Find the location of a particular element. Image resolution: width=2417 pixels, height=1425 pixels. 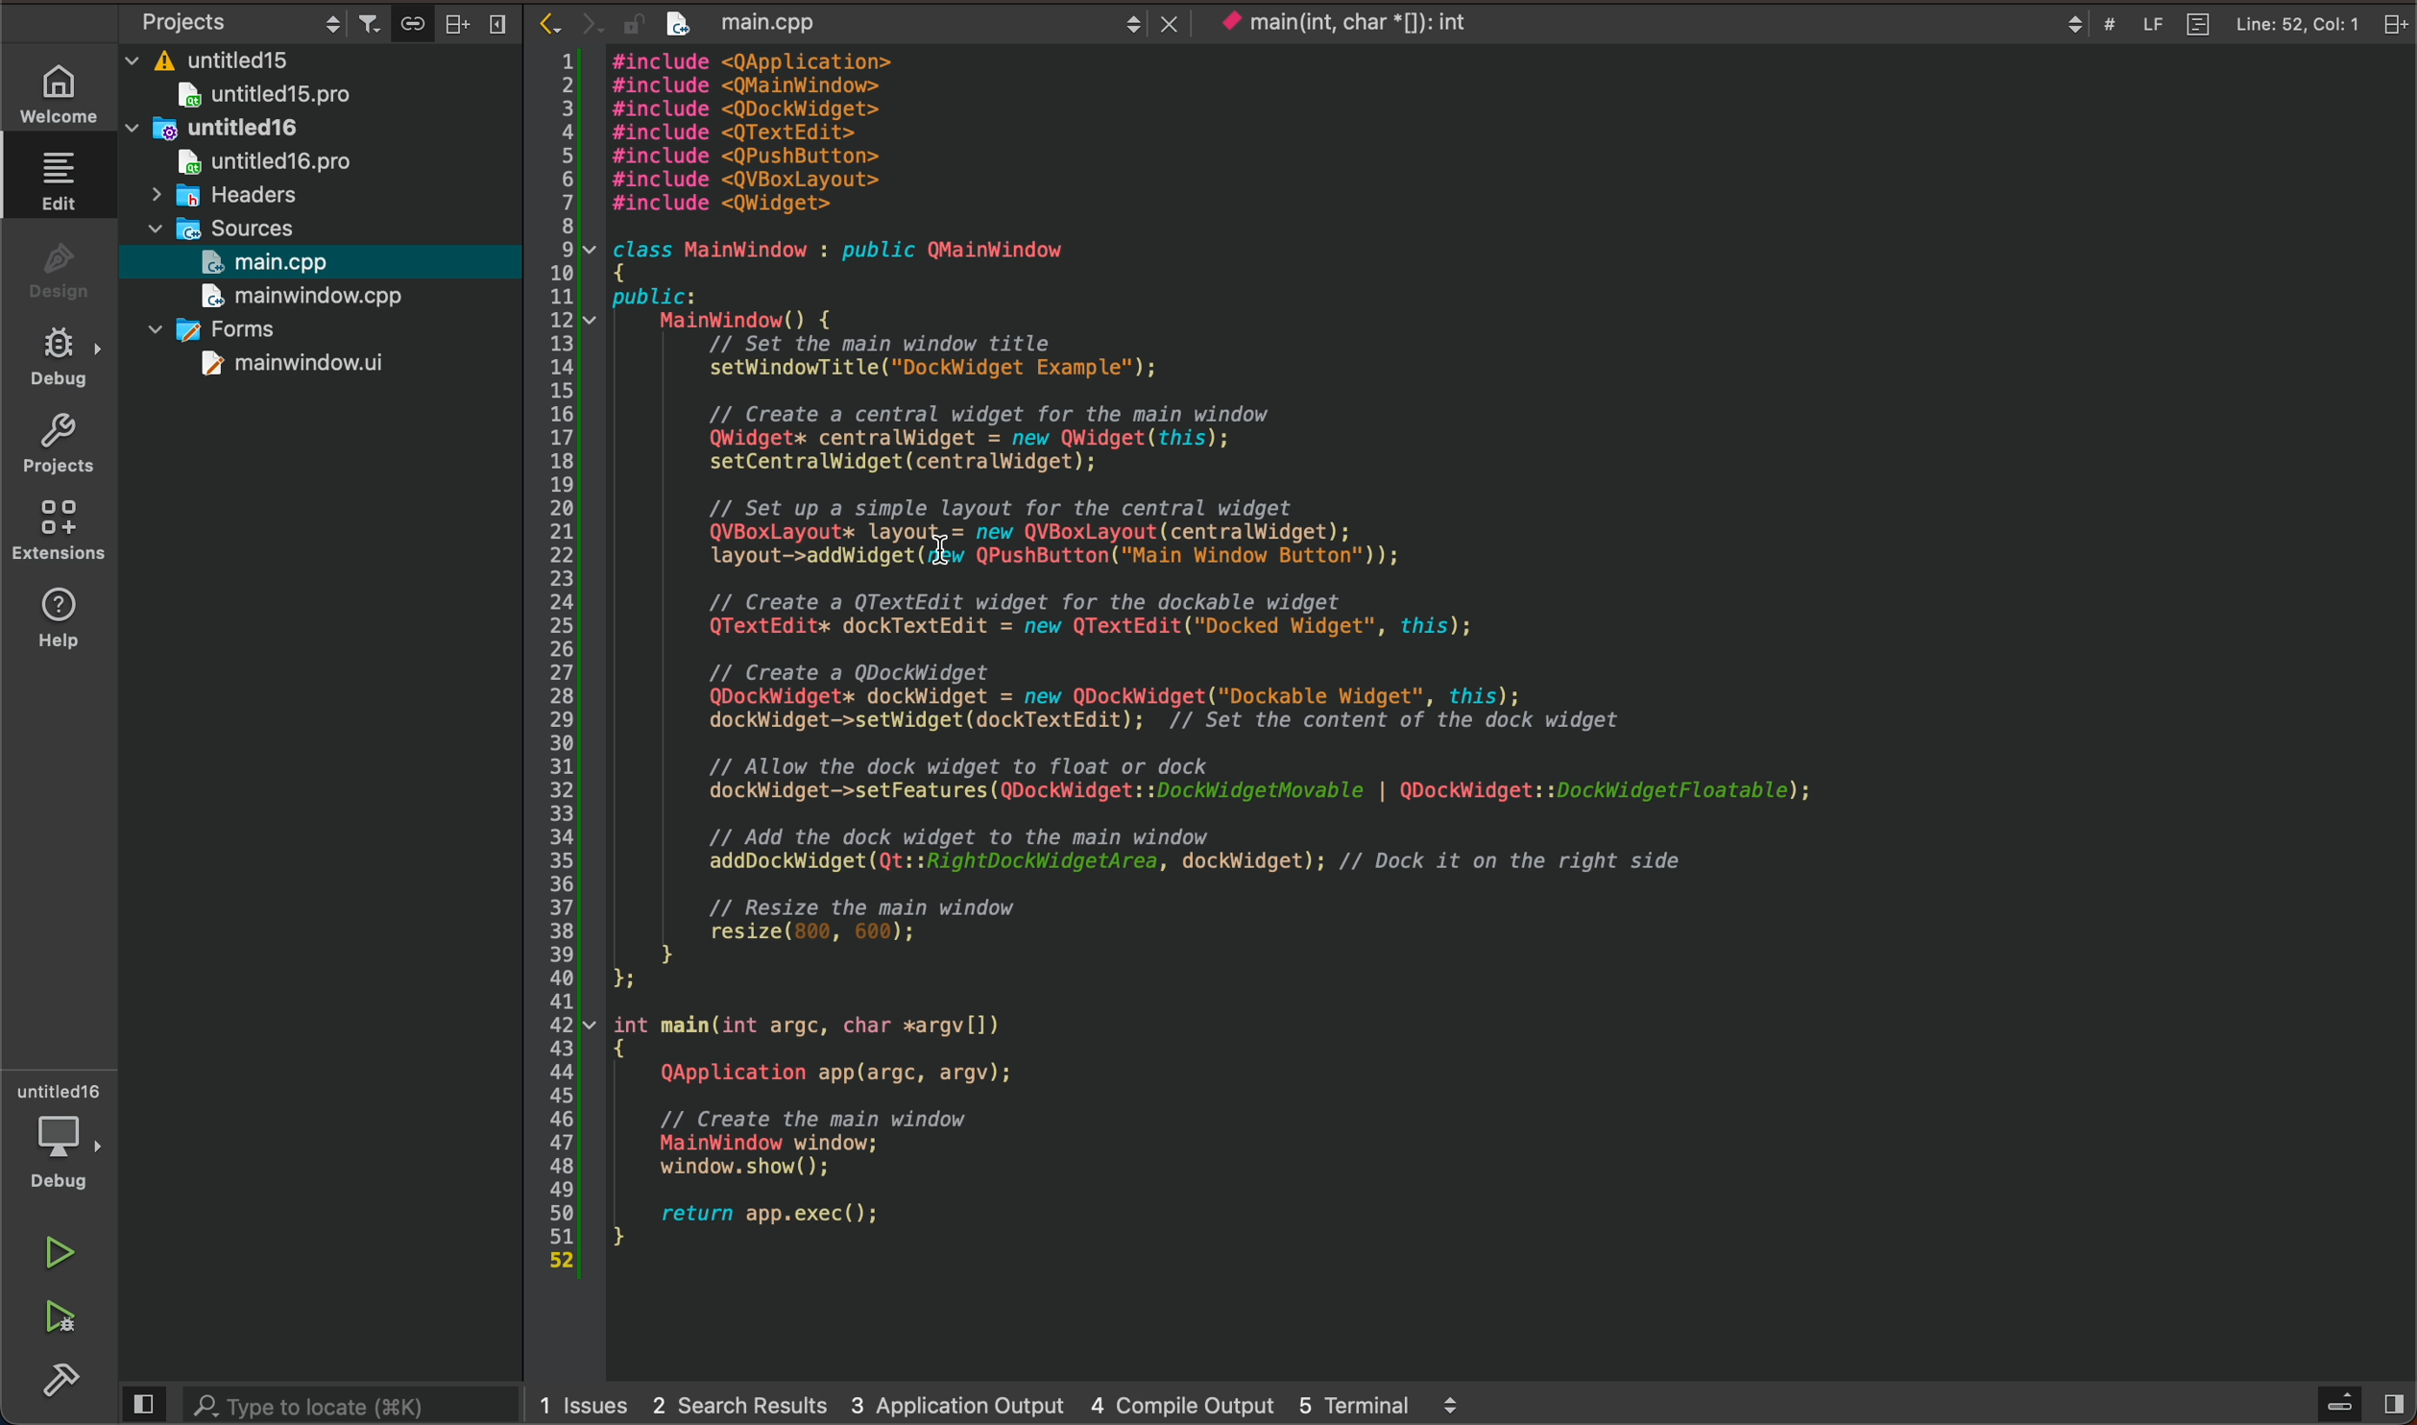

design is located at coordinates (57, 265).